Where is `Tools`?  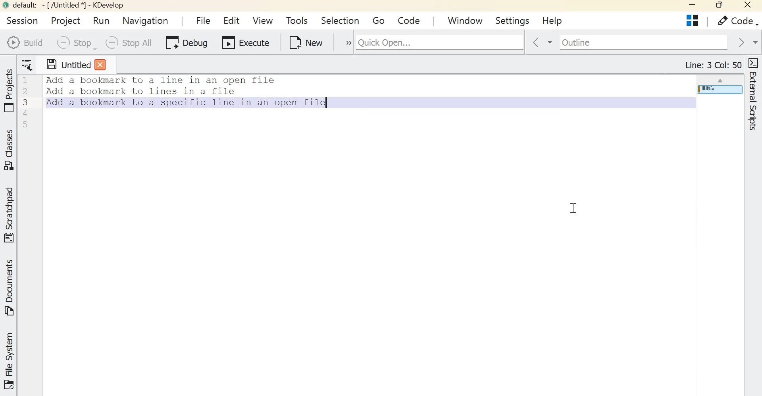 Tools is located at coordinates (296, 20).